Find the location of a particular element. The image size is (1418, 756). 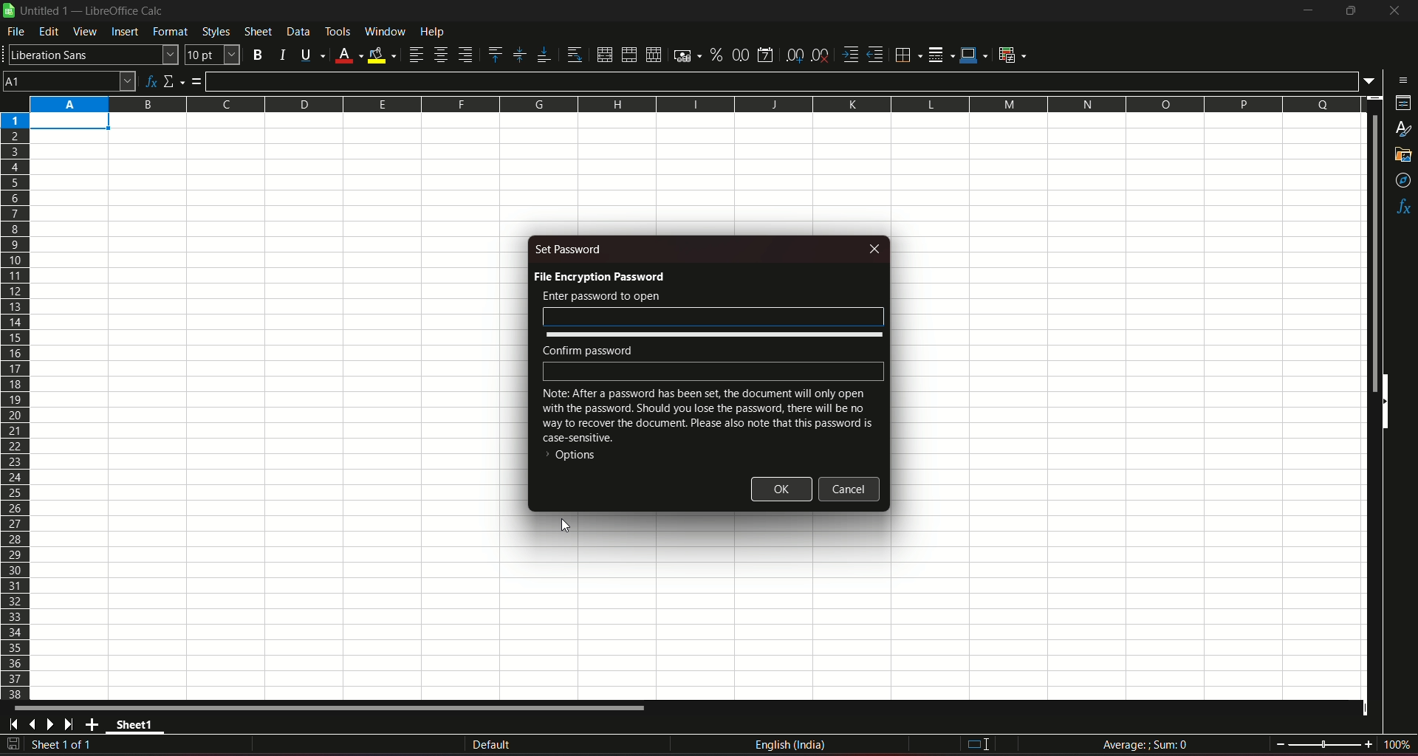

align center is located at coordinates (440, 55).